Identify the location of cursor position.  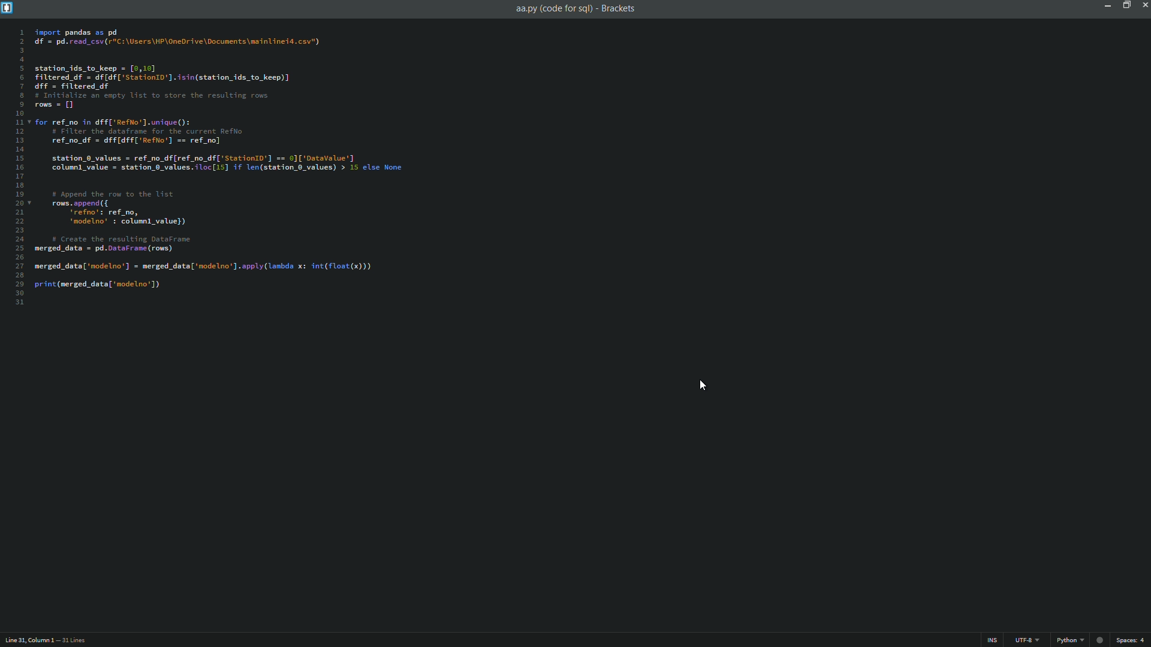
(25, 641).